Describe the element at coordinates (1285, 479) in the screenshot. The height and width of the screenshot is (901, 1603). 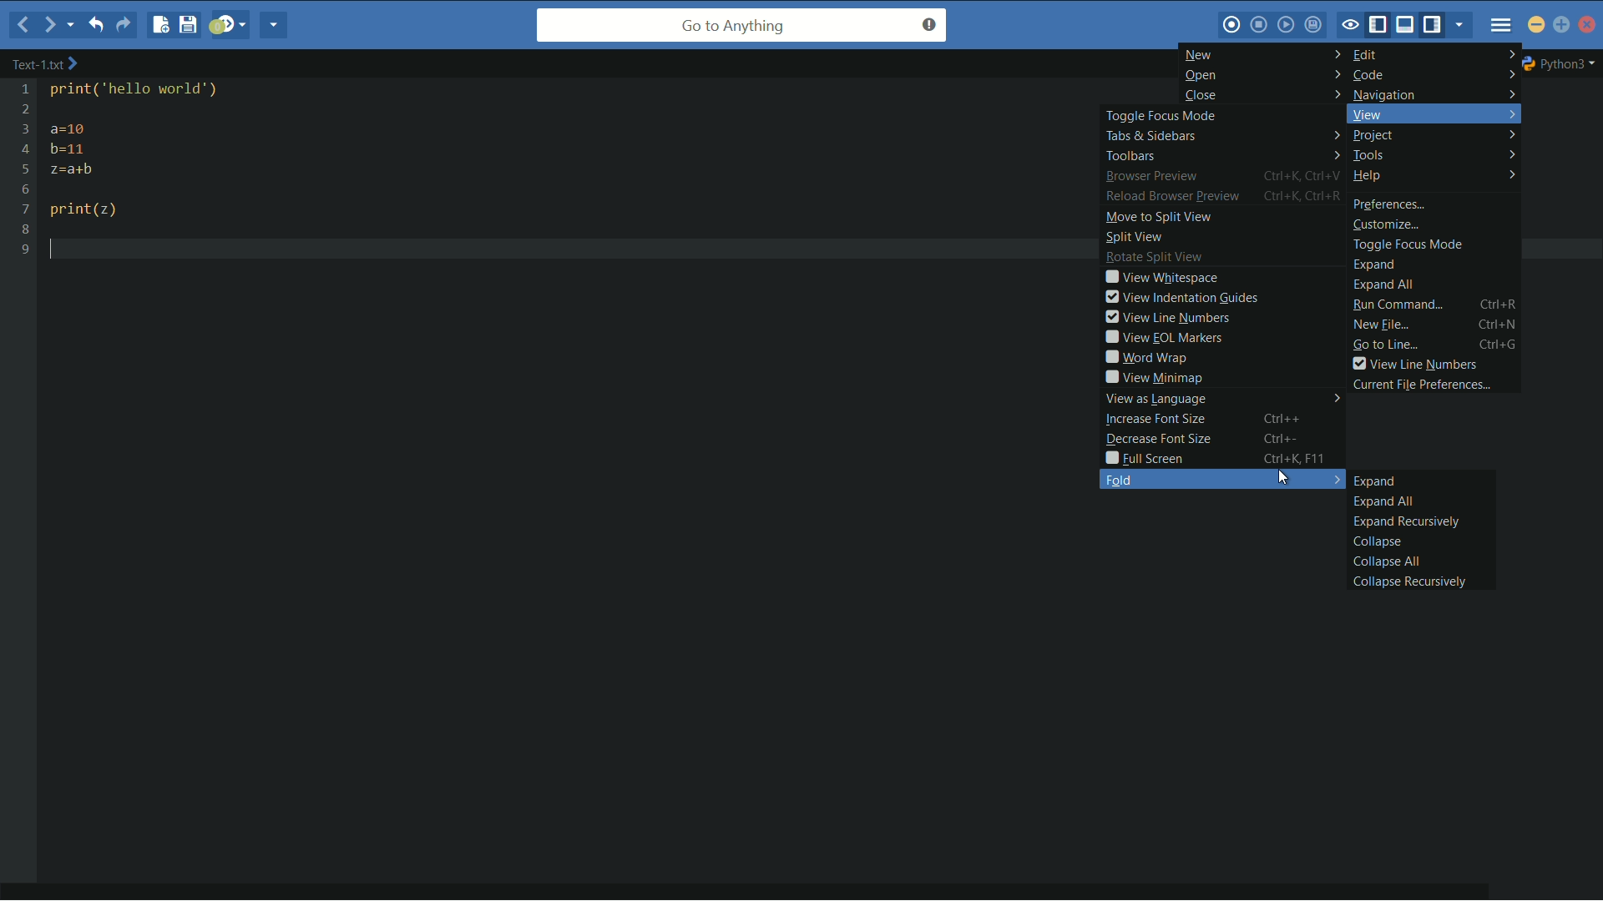
I see `cursor` at that location.